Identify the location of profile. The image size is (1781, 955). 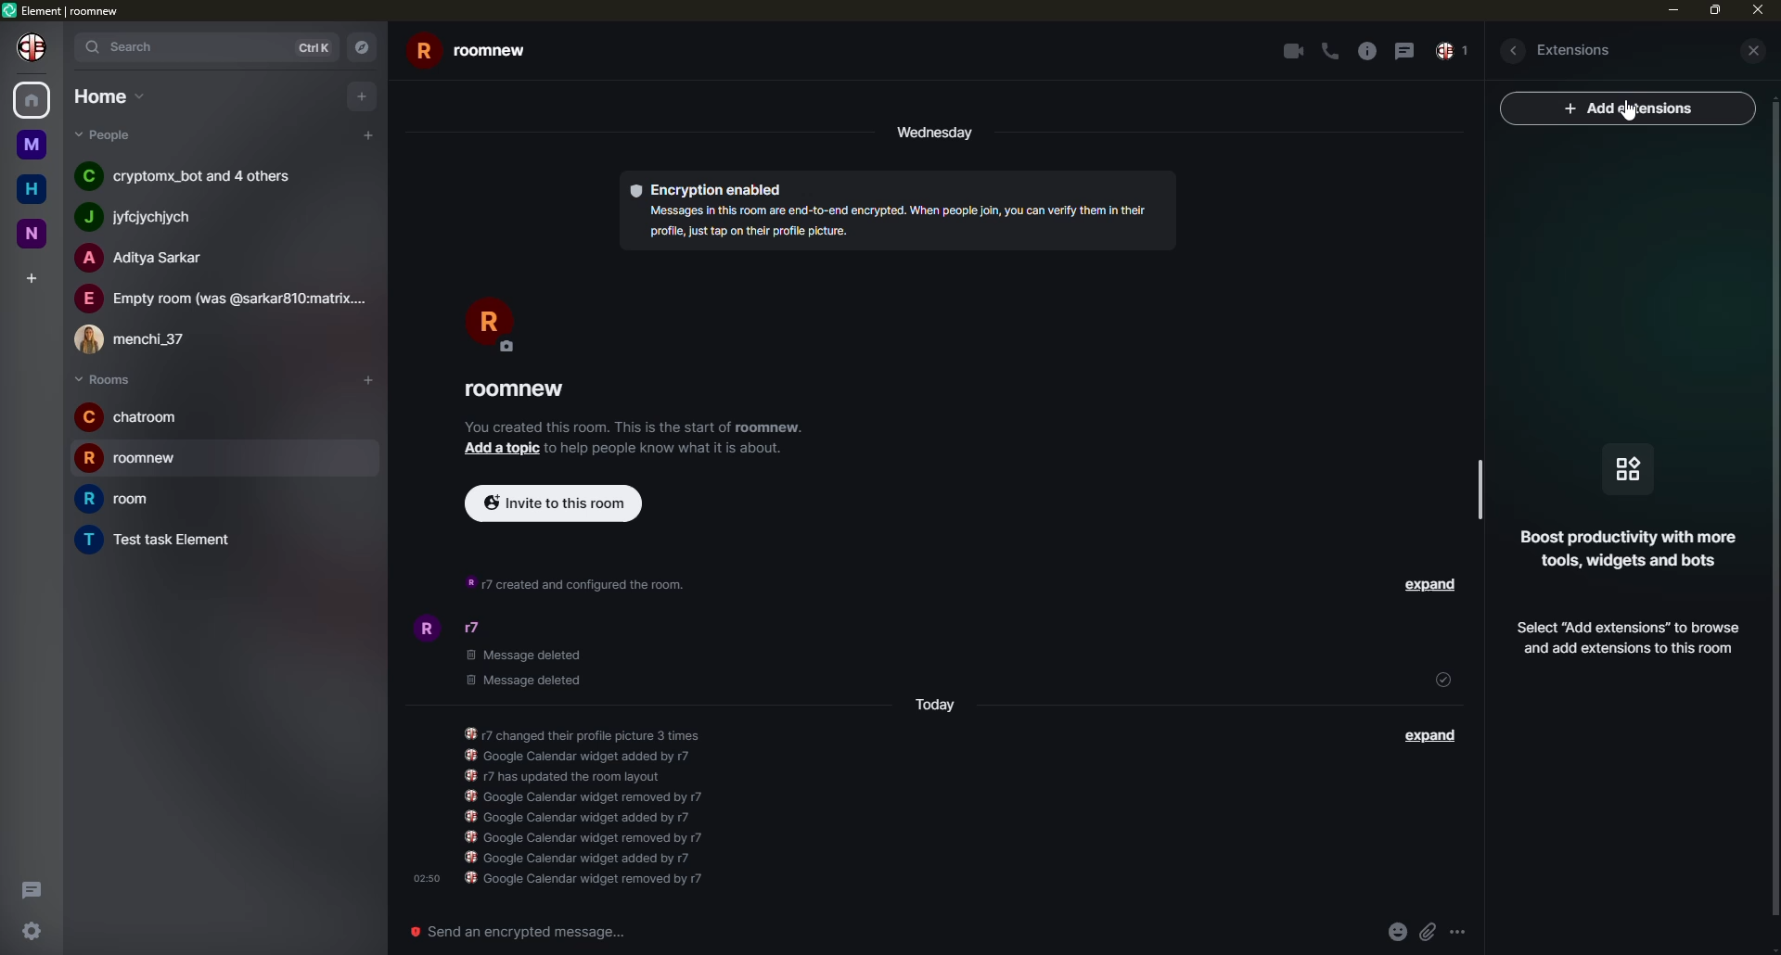
(33, 48).